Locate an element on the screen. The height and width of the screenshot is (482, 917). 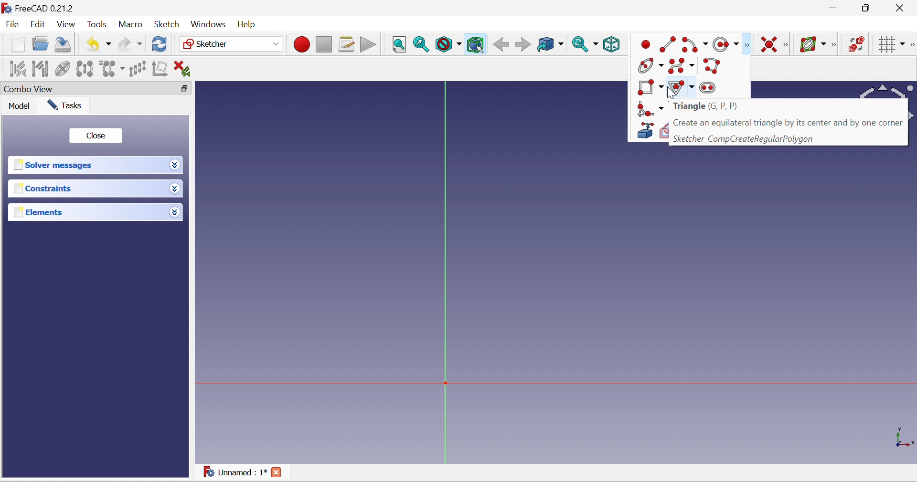
[Sketcher edit tools] is located at coordinates (911, 45).